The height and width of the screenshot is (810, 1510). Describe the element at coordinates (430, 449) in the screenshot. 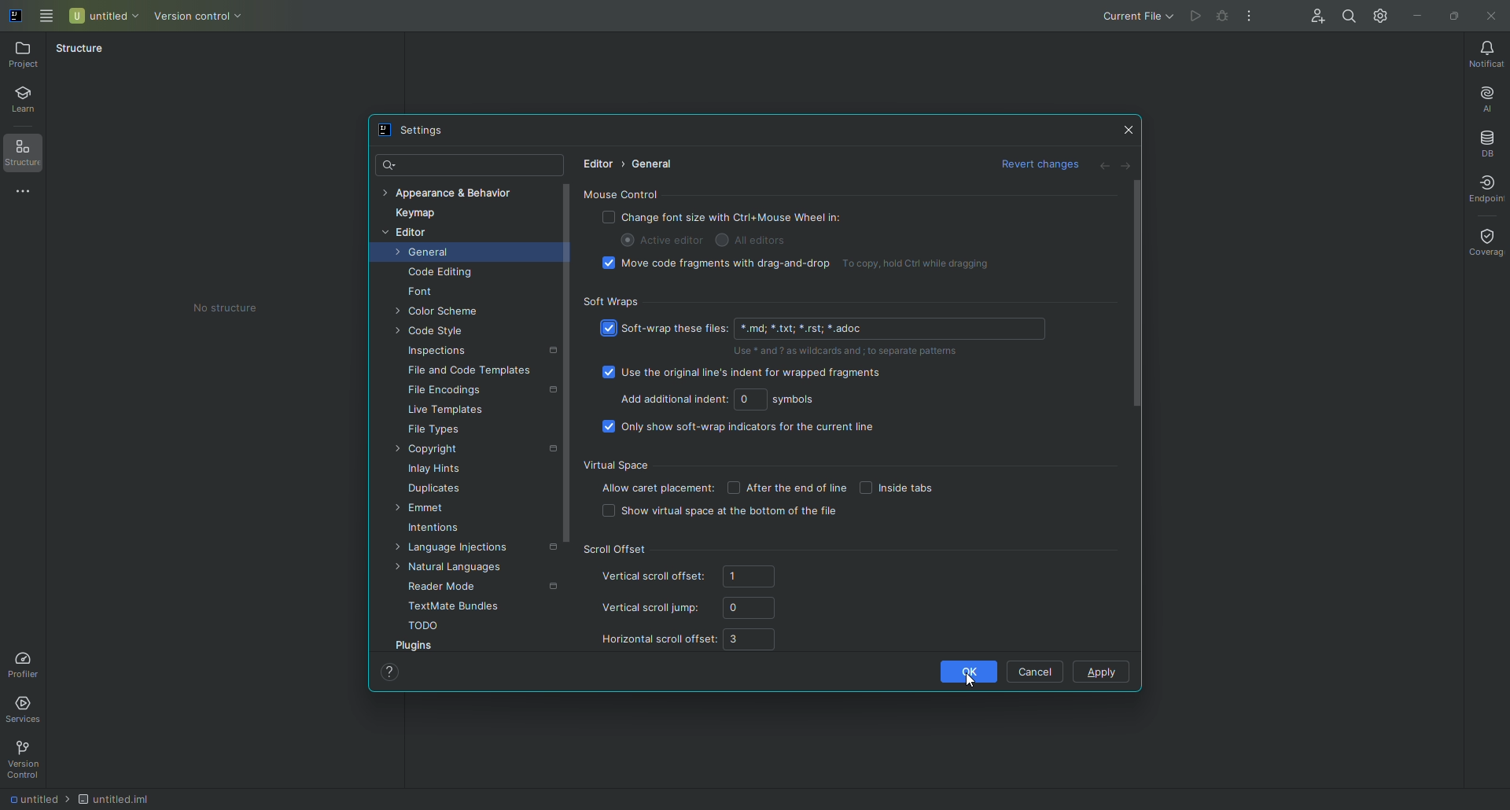

I see `Copyright` at that location.